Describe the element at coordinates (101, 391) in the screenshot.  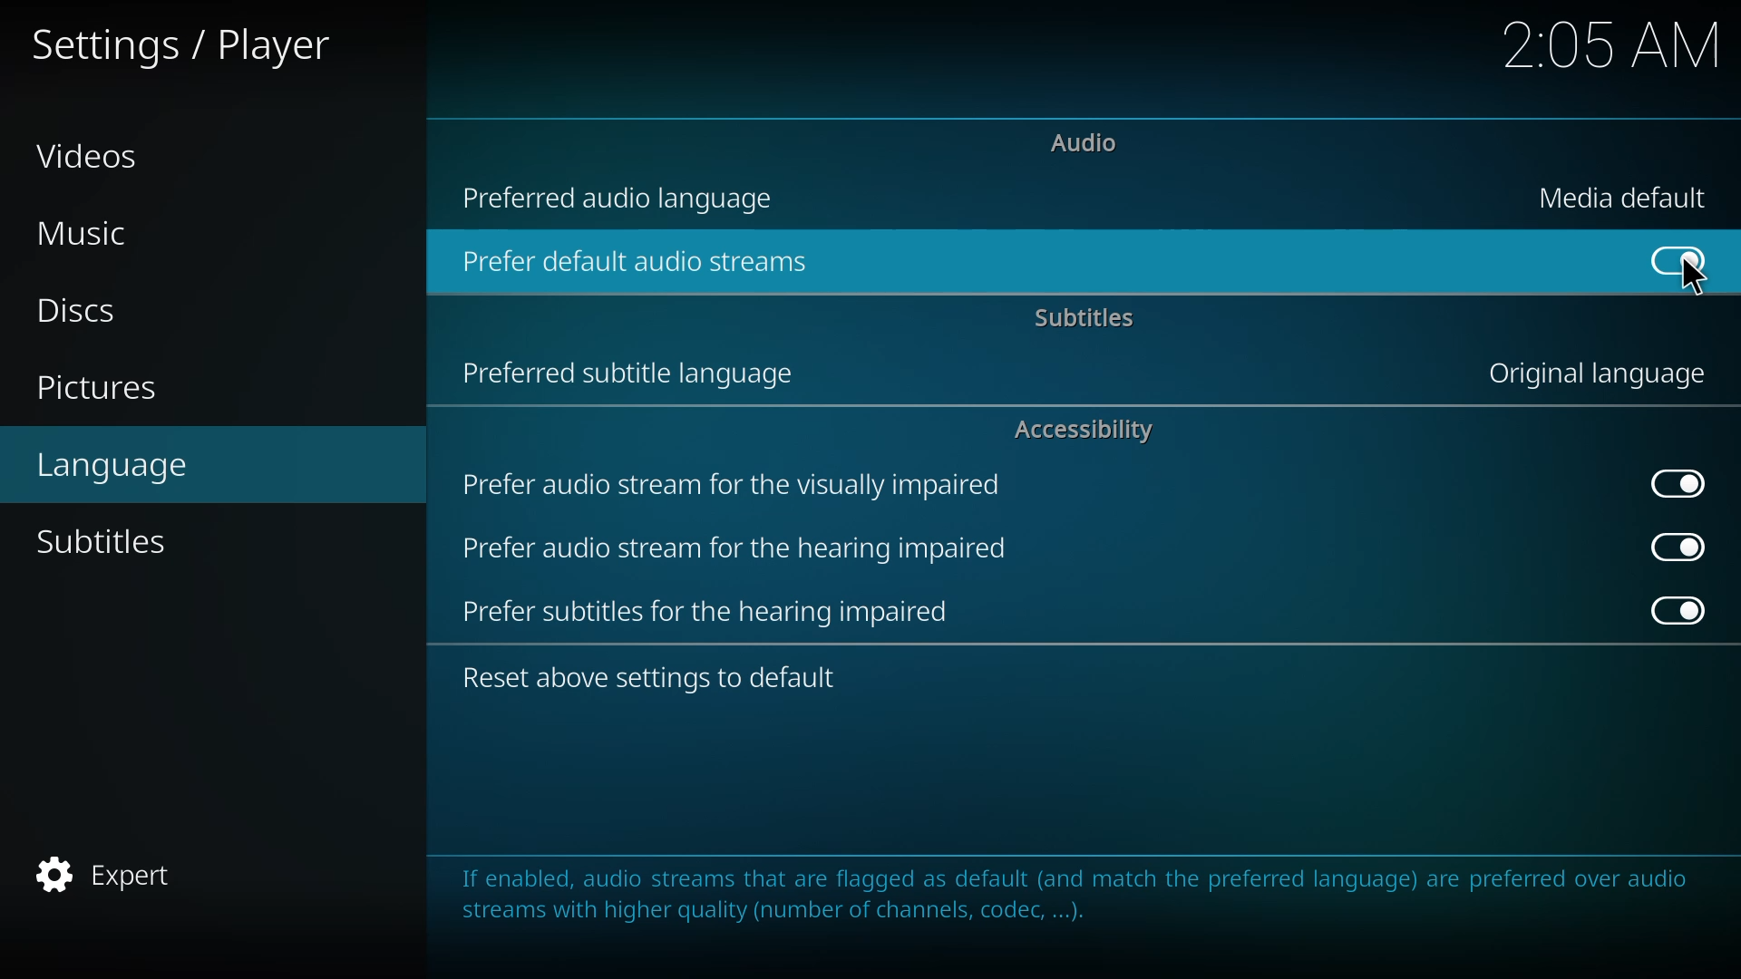
I see `pictures` at that location.